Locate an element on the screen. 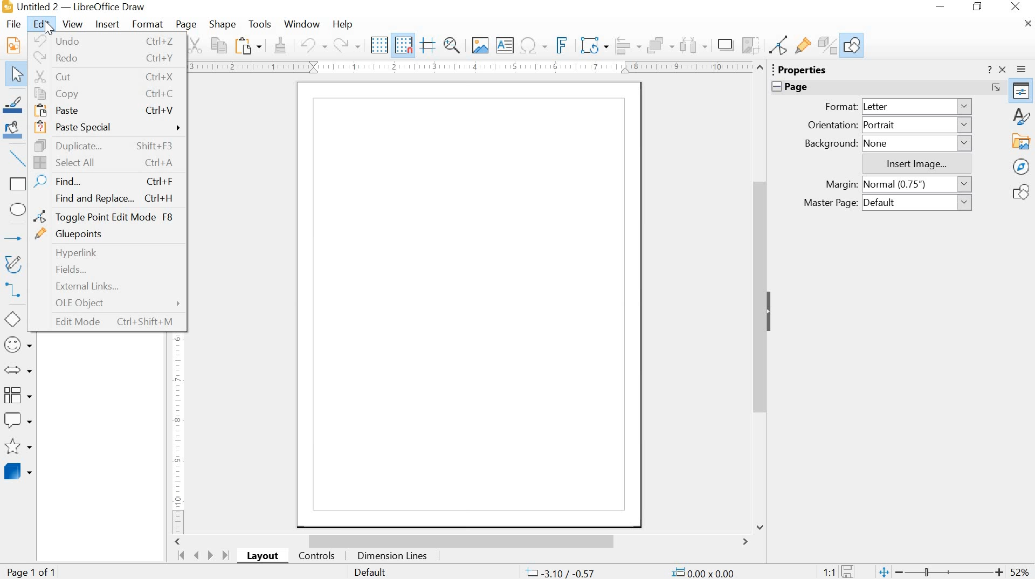 The width and height of the screenshot is (1035, 579). More Options is located at coordinates (995, 87).